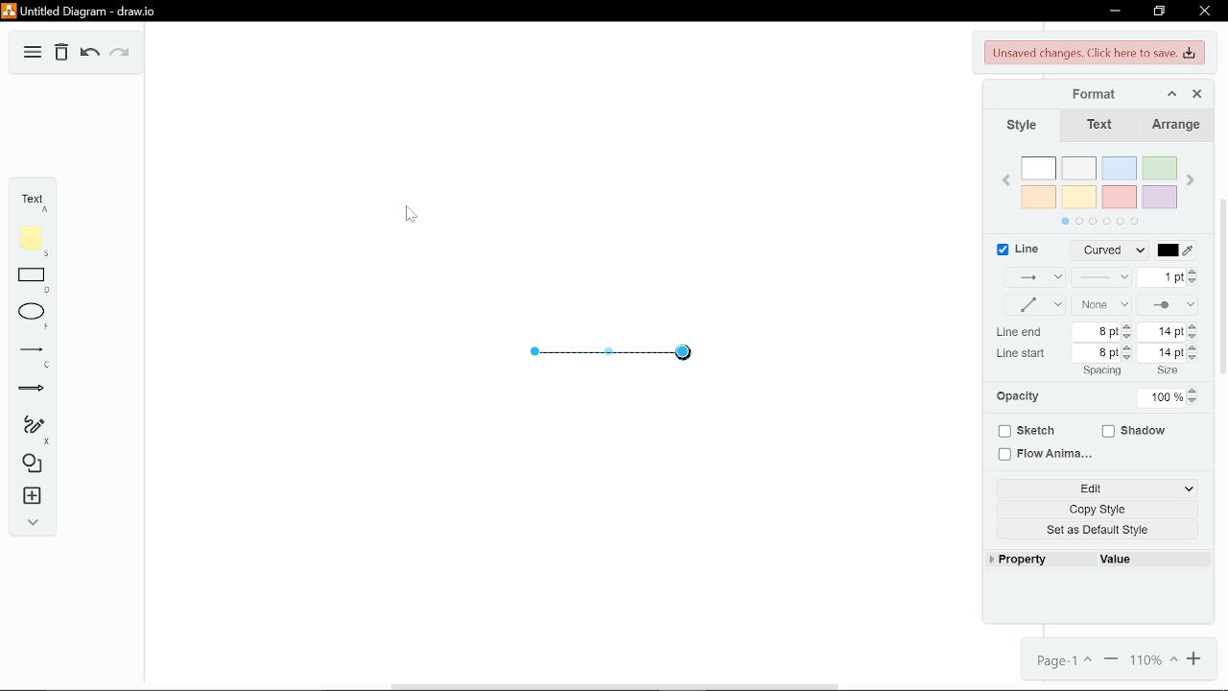 The image size is (1228, 691). Describe the element at coordinates (1099, 126) in the screenshot. I see `Text` at that location.